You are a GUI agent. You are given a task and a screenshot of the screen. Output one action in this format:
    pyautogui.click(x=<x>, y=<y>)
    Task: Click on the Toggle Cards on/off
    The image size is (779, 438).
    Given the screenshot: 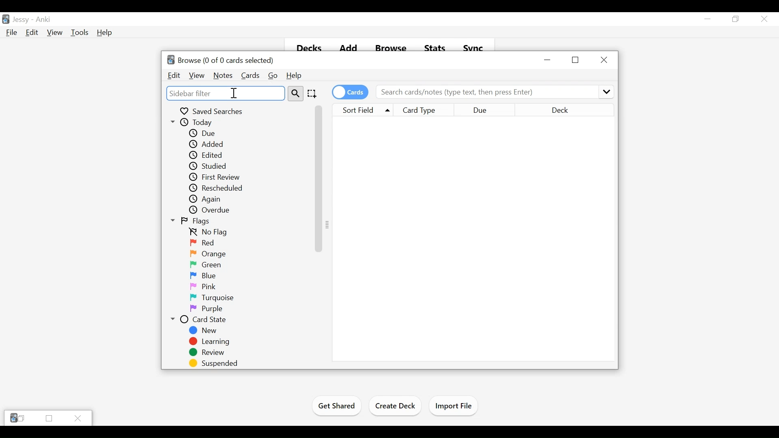 What is the action you would take?
    pyautogui.click(x=350, y=92)
    